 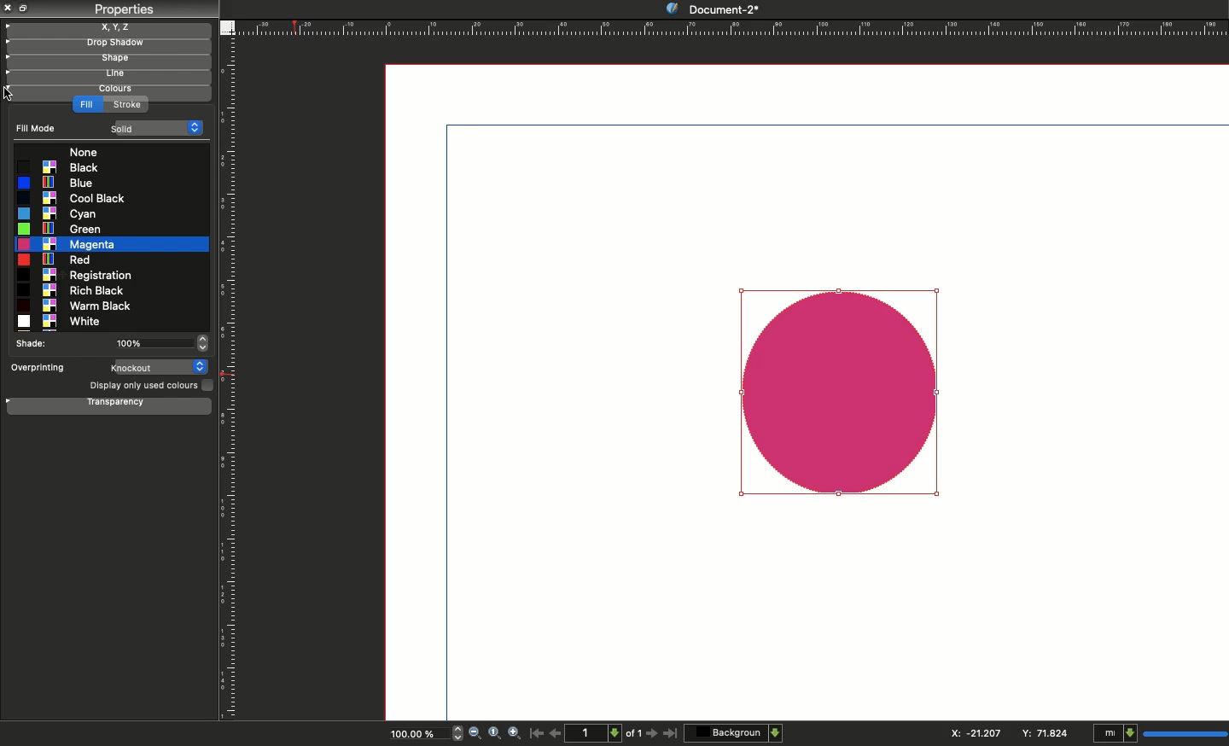 I want to click on Knockout, so click(x=157, y=368).